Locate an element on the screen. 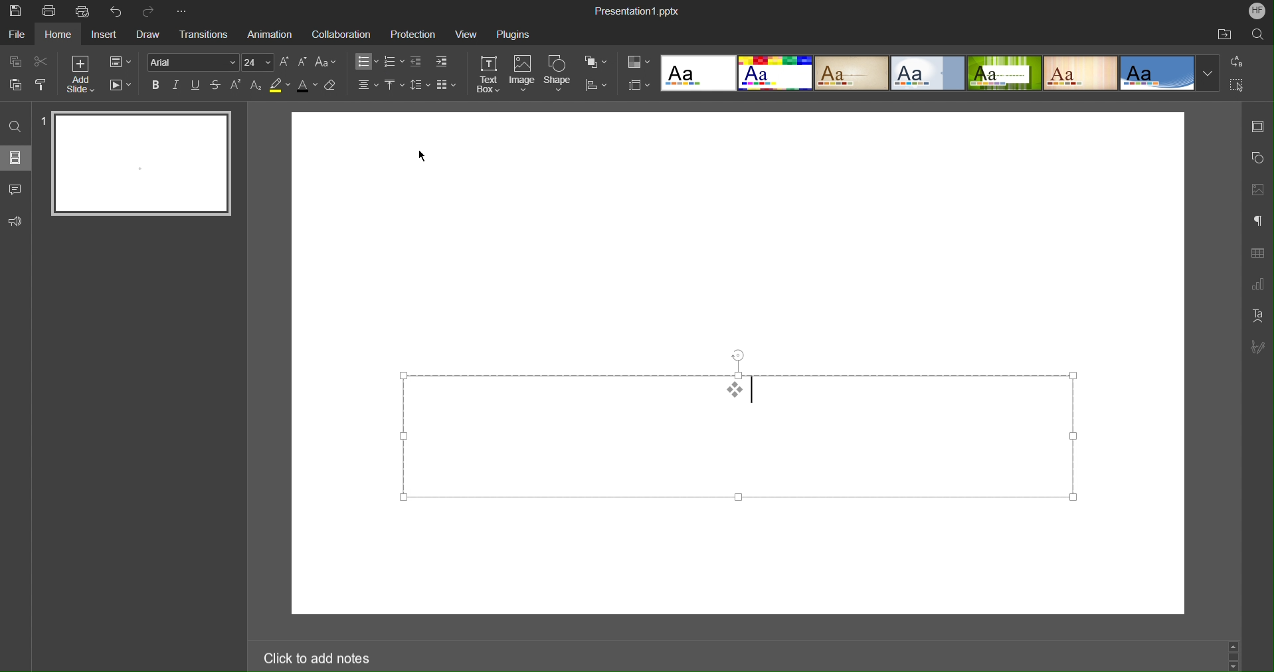 The height and width of the screenshot is (672, 1274). Alignment is located at coordinates (367, 85).